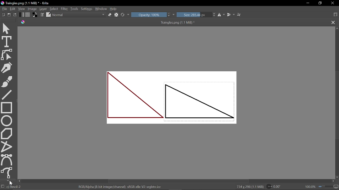 The height and width of the screenshot is (190, 339). What do you see at coordinates (75, 9) in the screenshot?
I see `Tools` at bounding box center [75, 9].